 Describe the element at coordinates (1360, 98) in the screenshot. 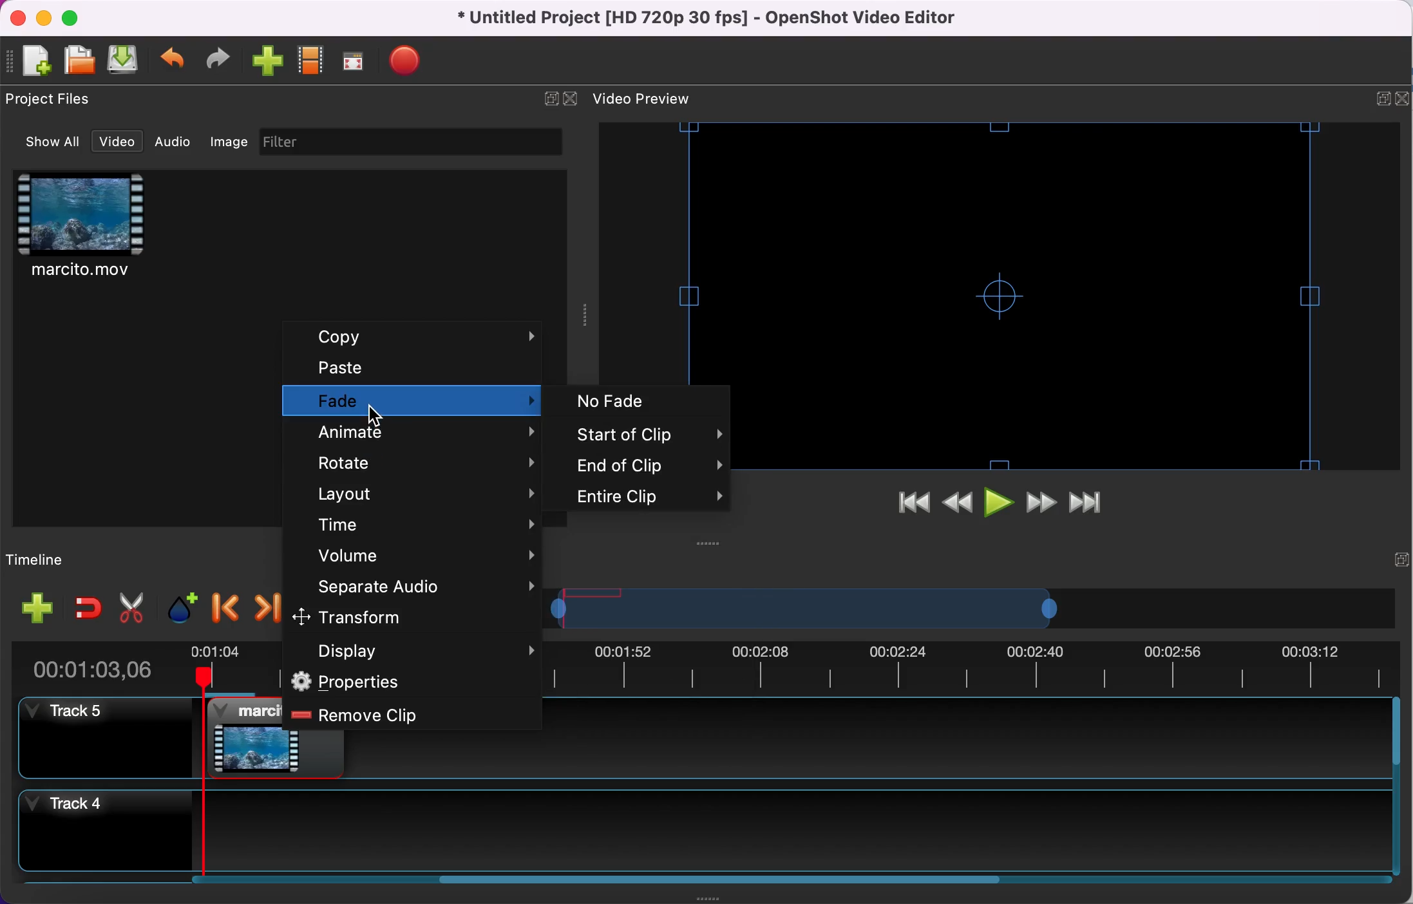

I see `expand/hide` at that location.